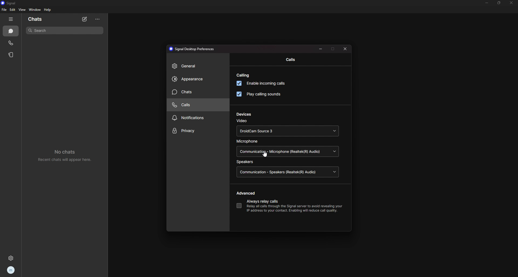 This screenshot has height=277, width=518. What do you see at coordinates (195, 92) in the screenshot?
I see `chats` at bounding box center [195, 92].